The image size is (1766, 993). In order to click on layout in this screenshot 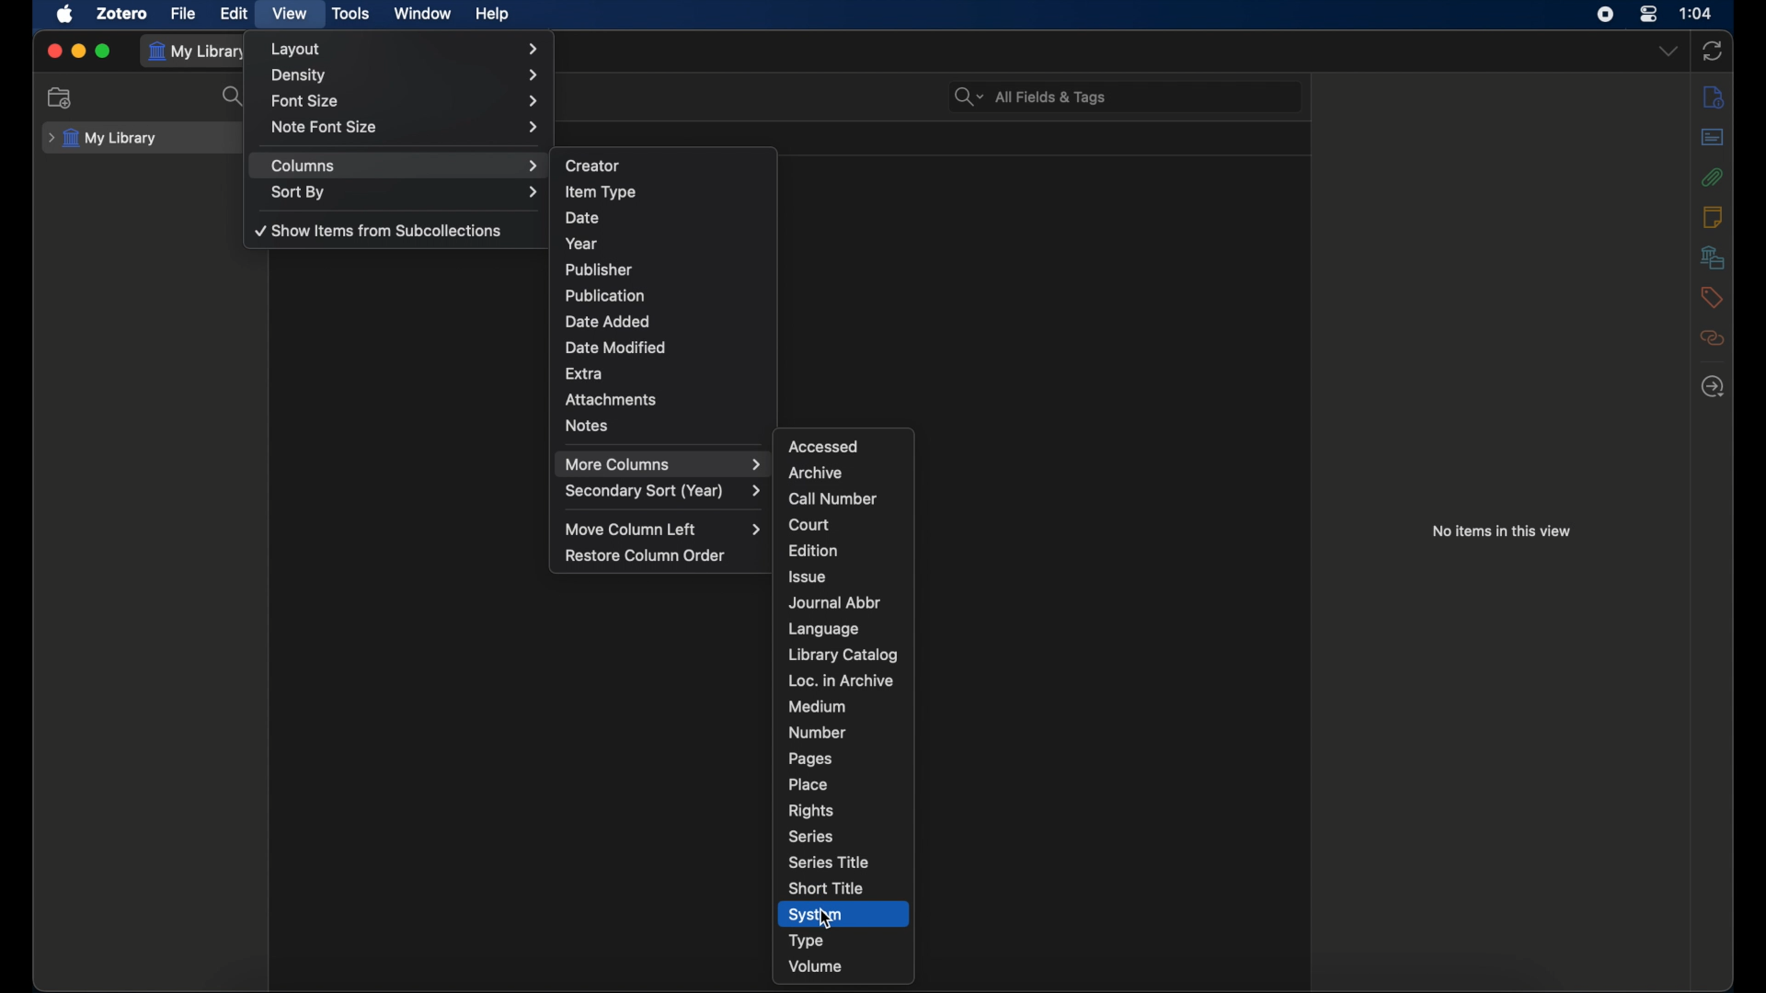, I will do `click(405, 50)`.